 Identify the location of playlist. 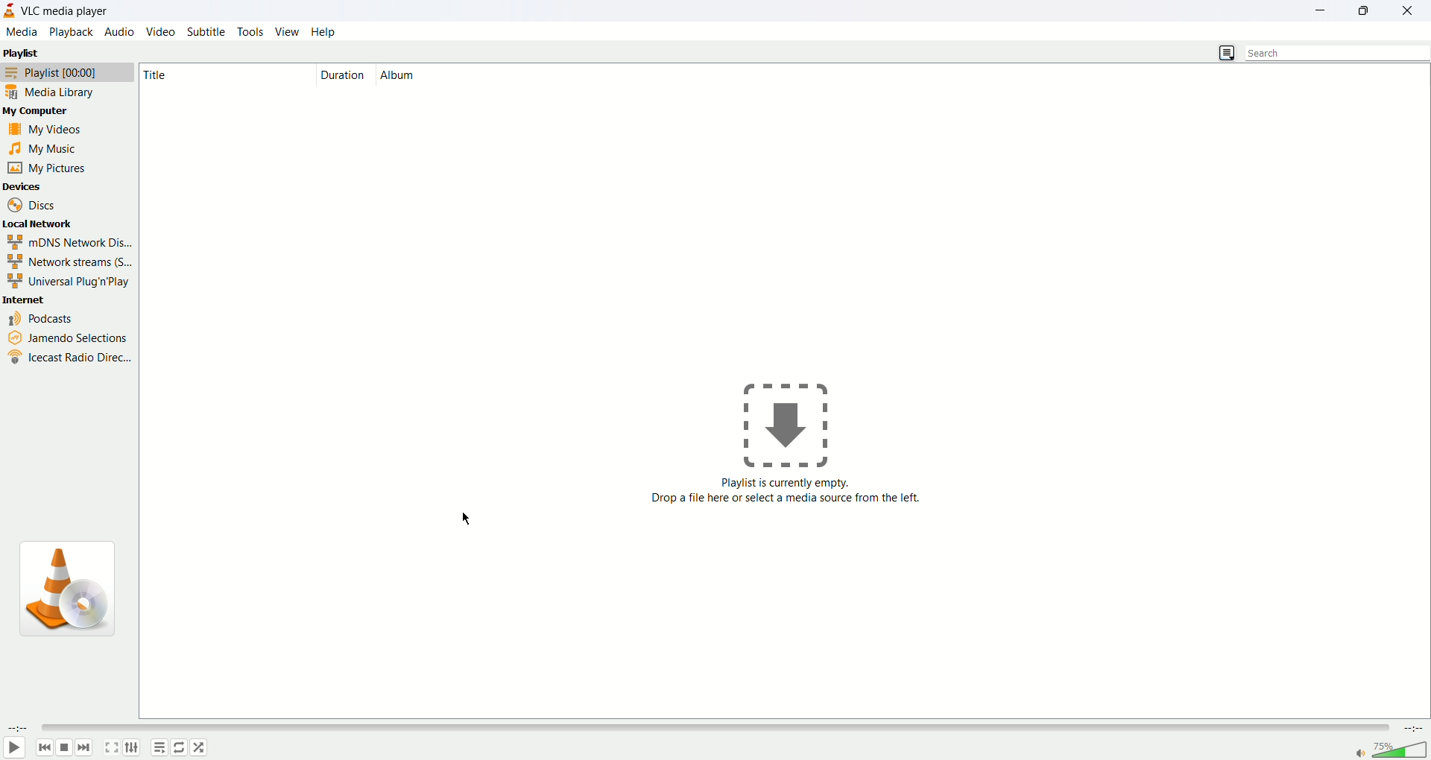
(69, 72).